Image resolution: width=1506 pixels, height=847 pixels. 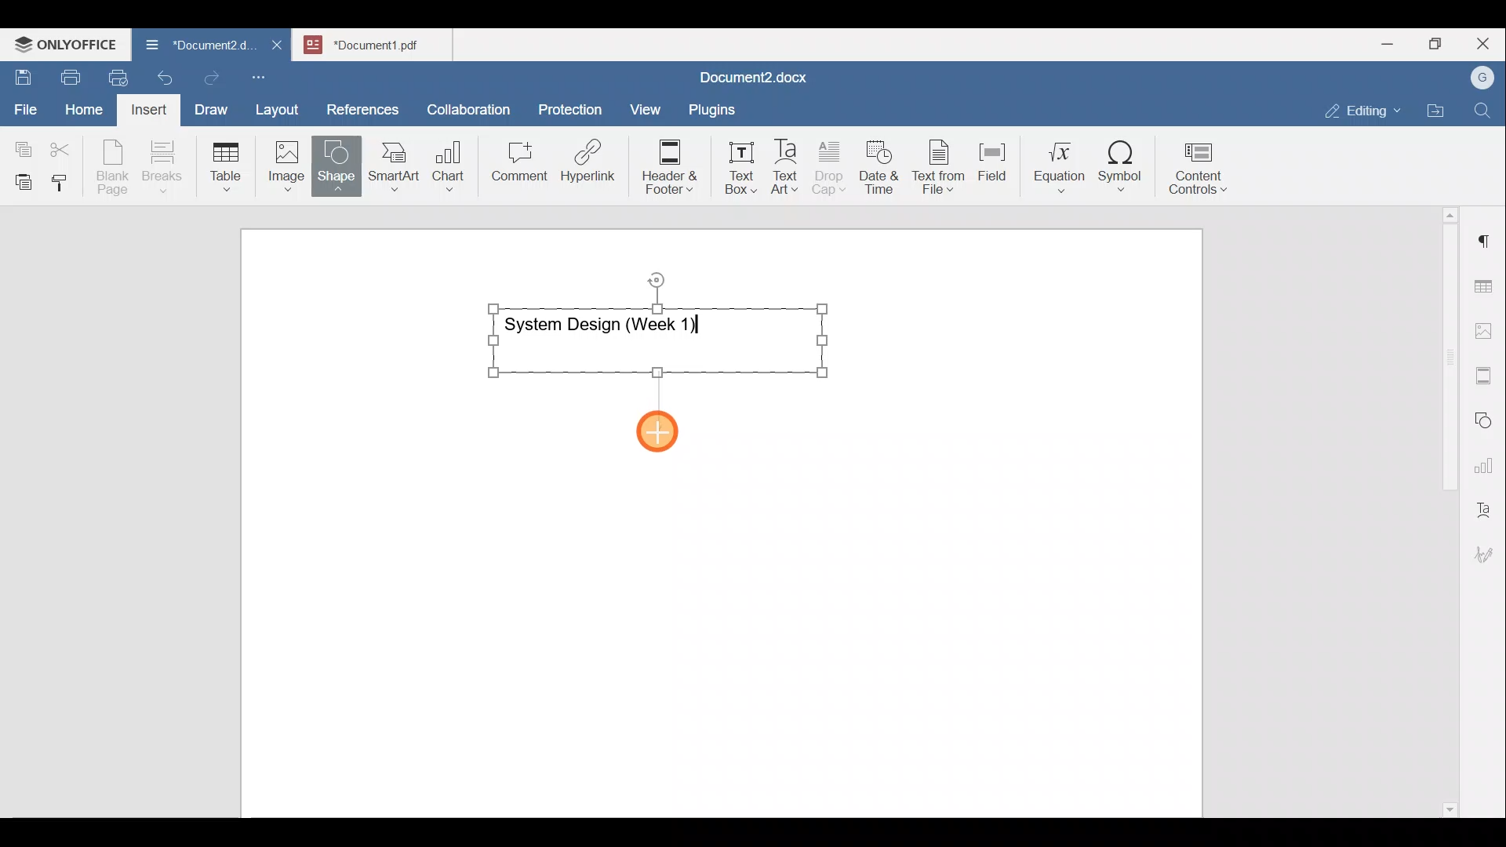 What do you see at coordinates (717, 107) in the screenshot?
I see `Plugins` at bounding box center [717, 107].